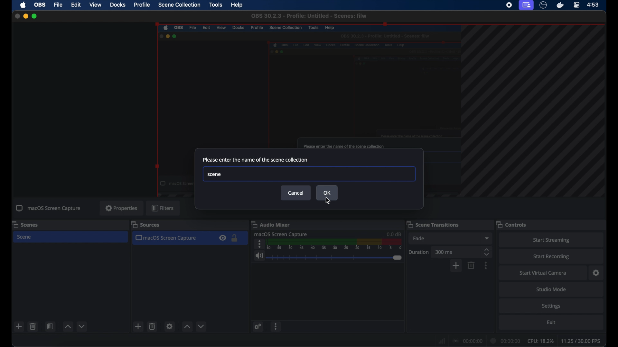 The width and height of the screenshot is (618, 347). I want to click on increment, so click(68, 326).